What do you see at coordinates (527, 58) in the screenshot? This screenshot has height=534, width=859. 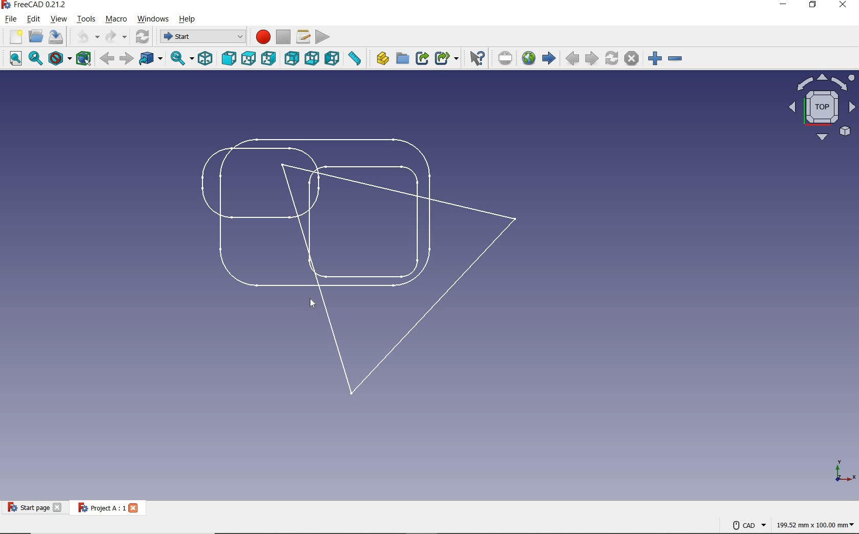 I see `OPEN WEBSITE` at bounding box center [527, 58].